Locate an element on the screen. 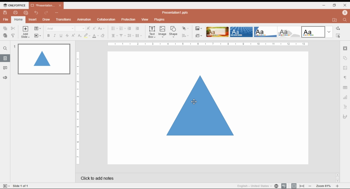 Image resolution: width=350 pixels, height=189 pixels. chart setting is located at coordinates (345, 97).